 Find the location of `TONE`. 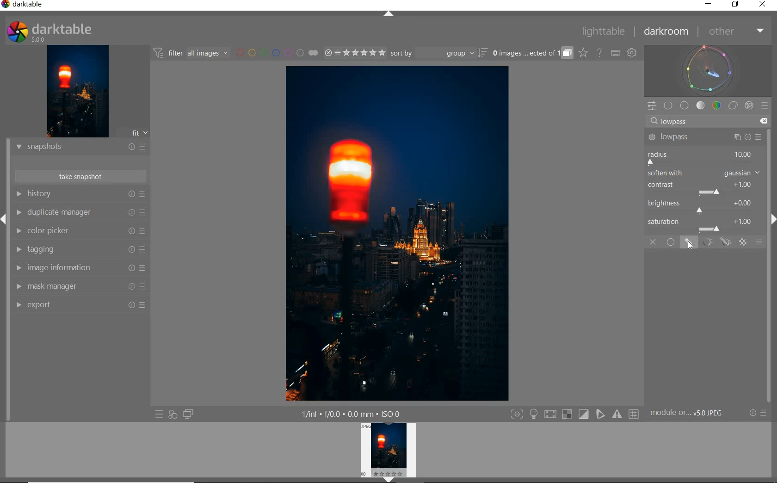

TONE is located at coordinates (701, 105).